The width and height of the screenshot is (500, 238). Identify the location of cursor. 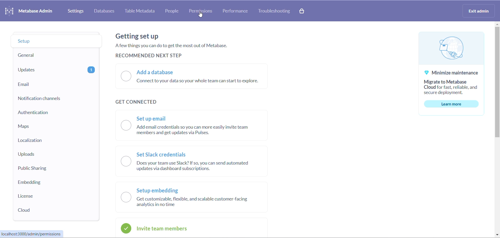
(201, 15).